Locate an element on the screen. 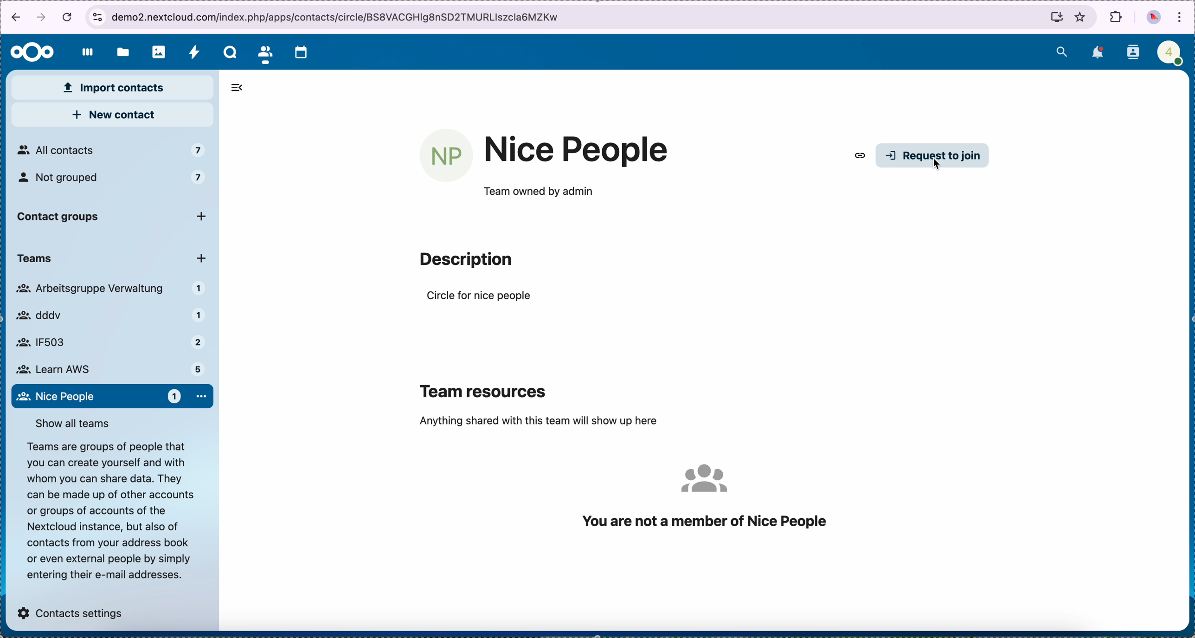  search is located at coordinates (1063, 51).